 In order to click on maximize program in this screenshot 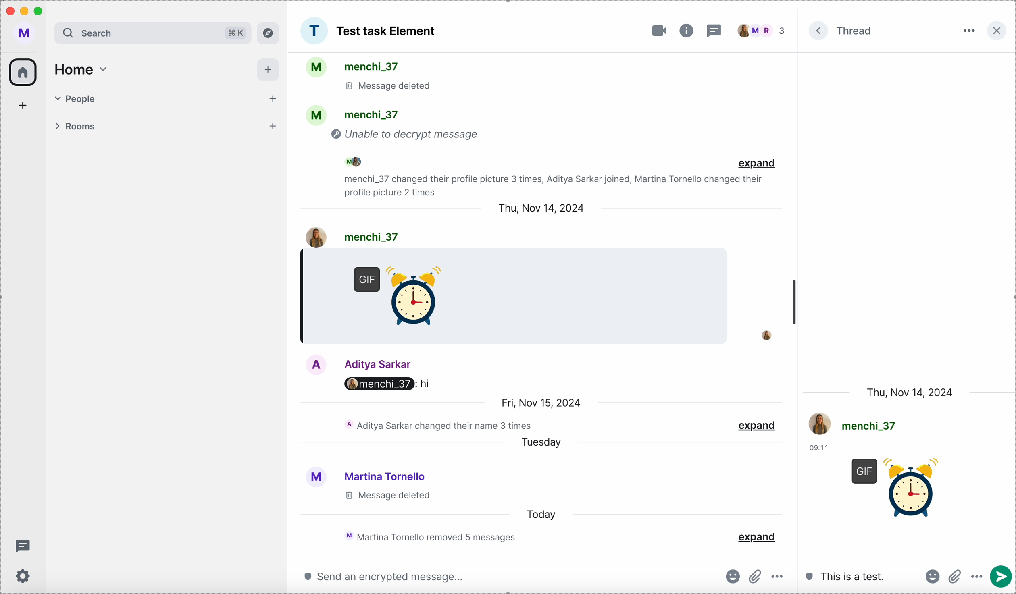, I will do `click(42, 10)`.